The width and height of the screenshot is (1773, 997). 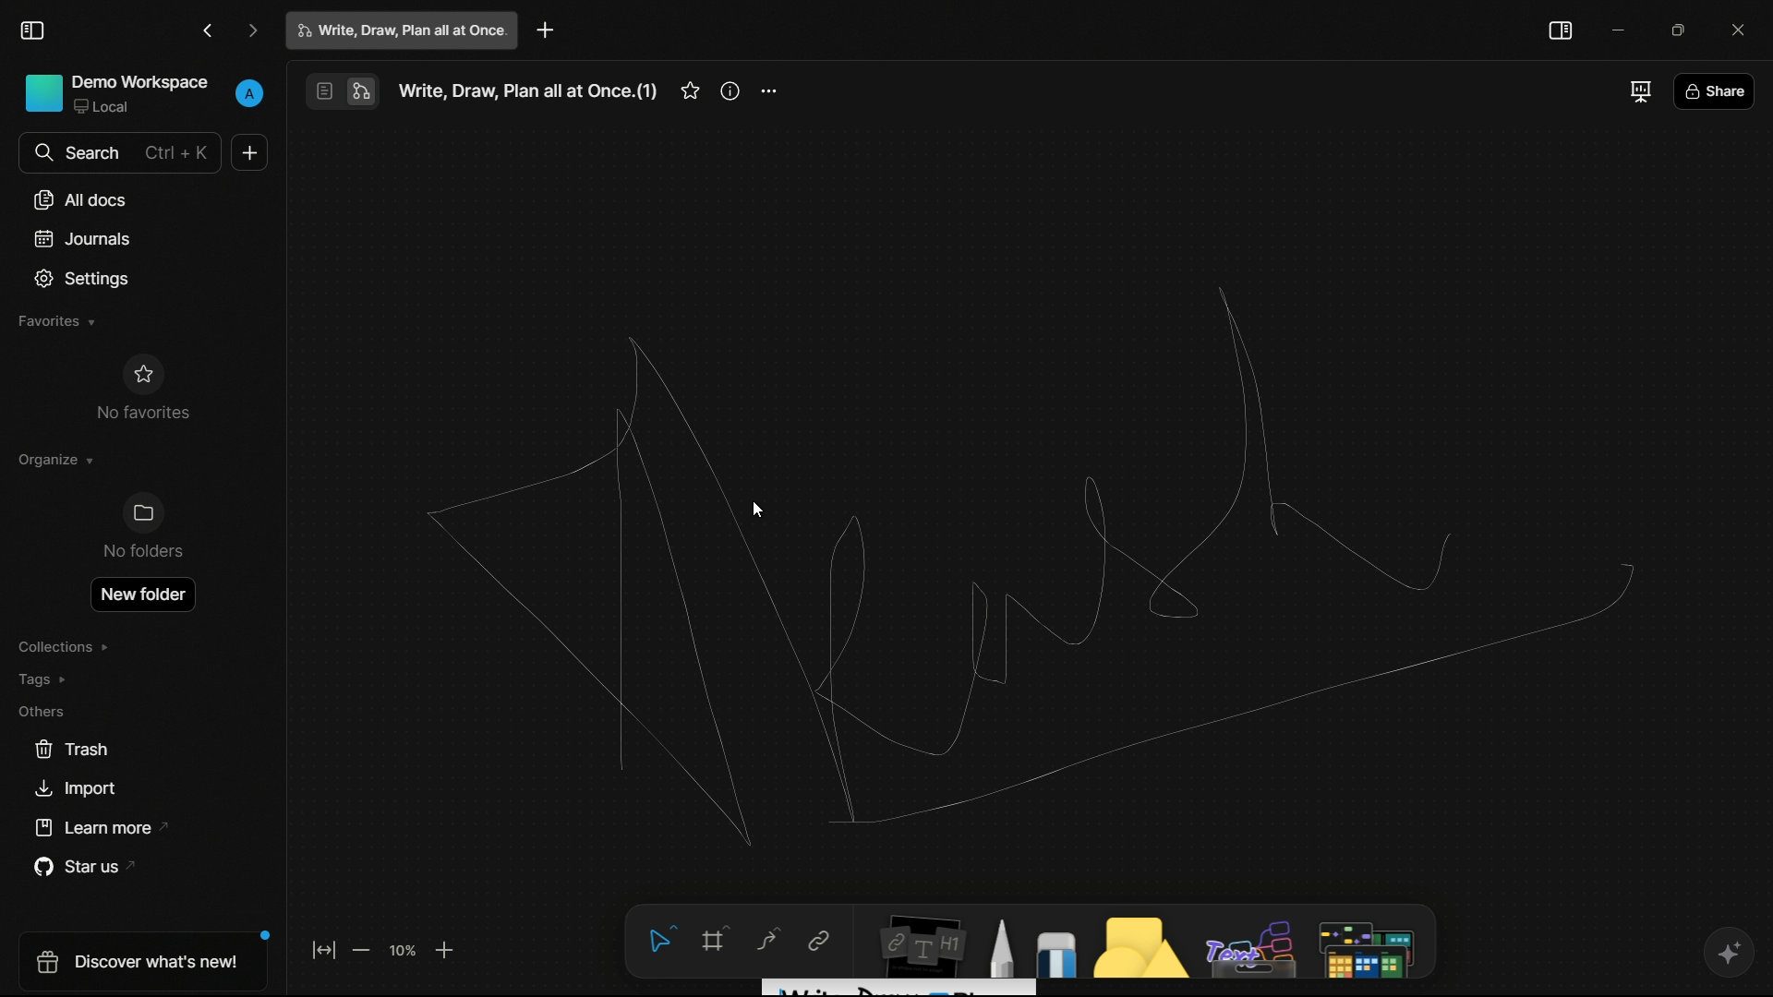 I want to click on favorites, so click(x=54, y=323).